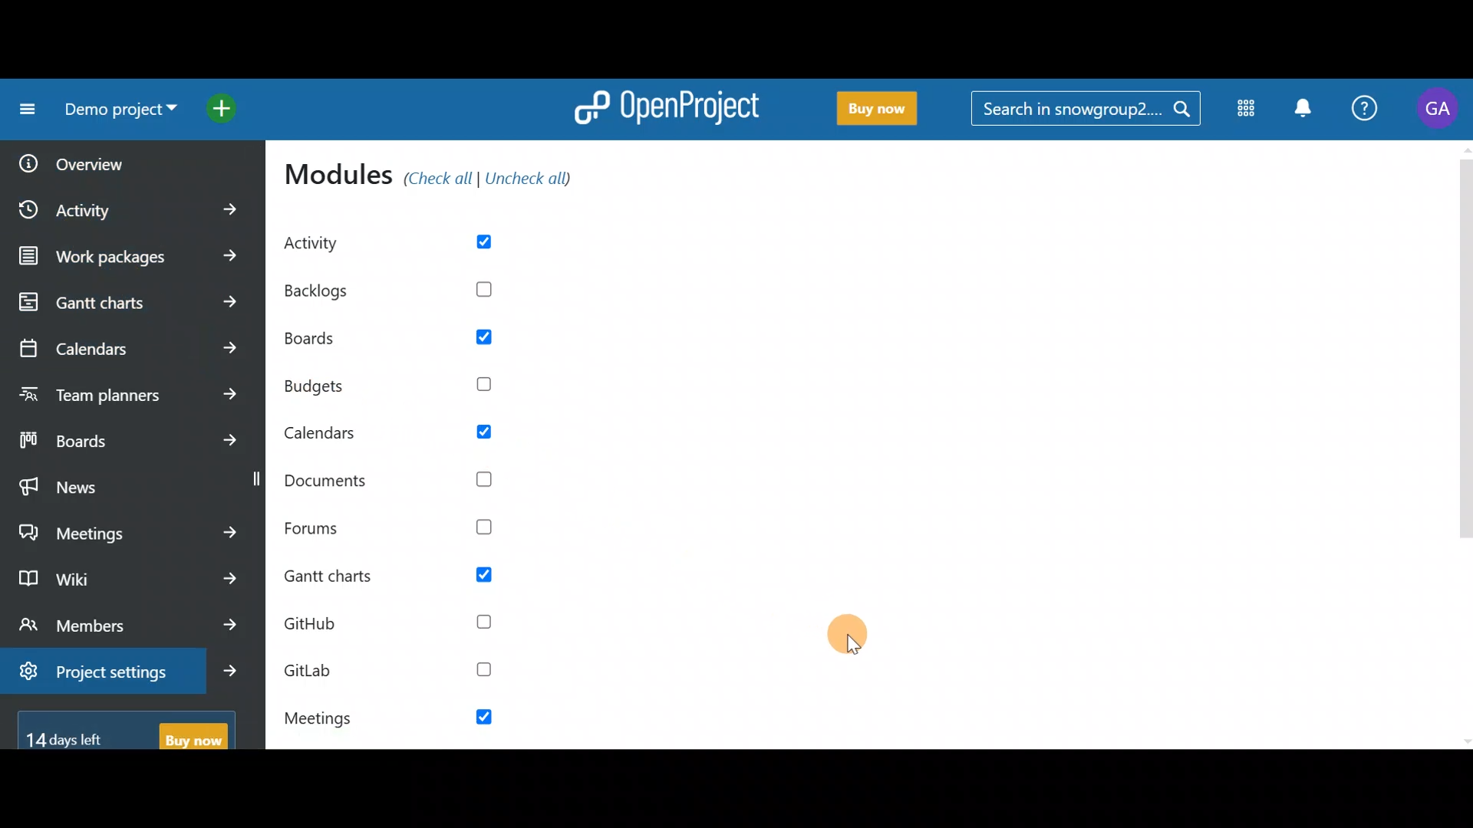 This screenshot has height=828, width=1473. What do you see at coordinates (397, 478) in the screenshot?
I see `Documents` at bounding box center [397, 478].